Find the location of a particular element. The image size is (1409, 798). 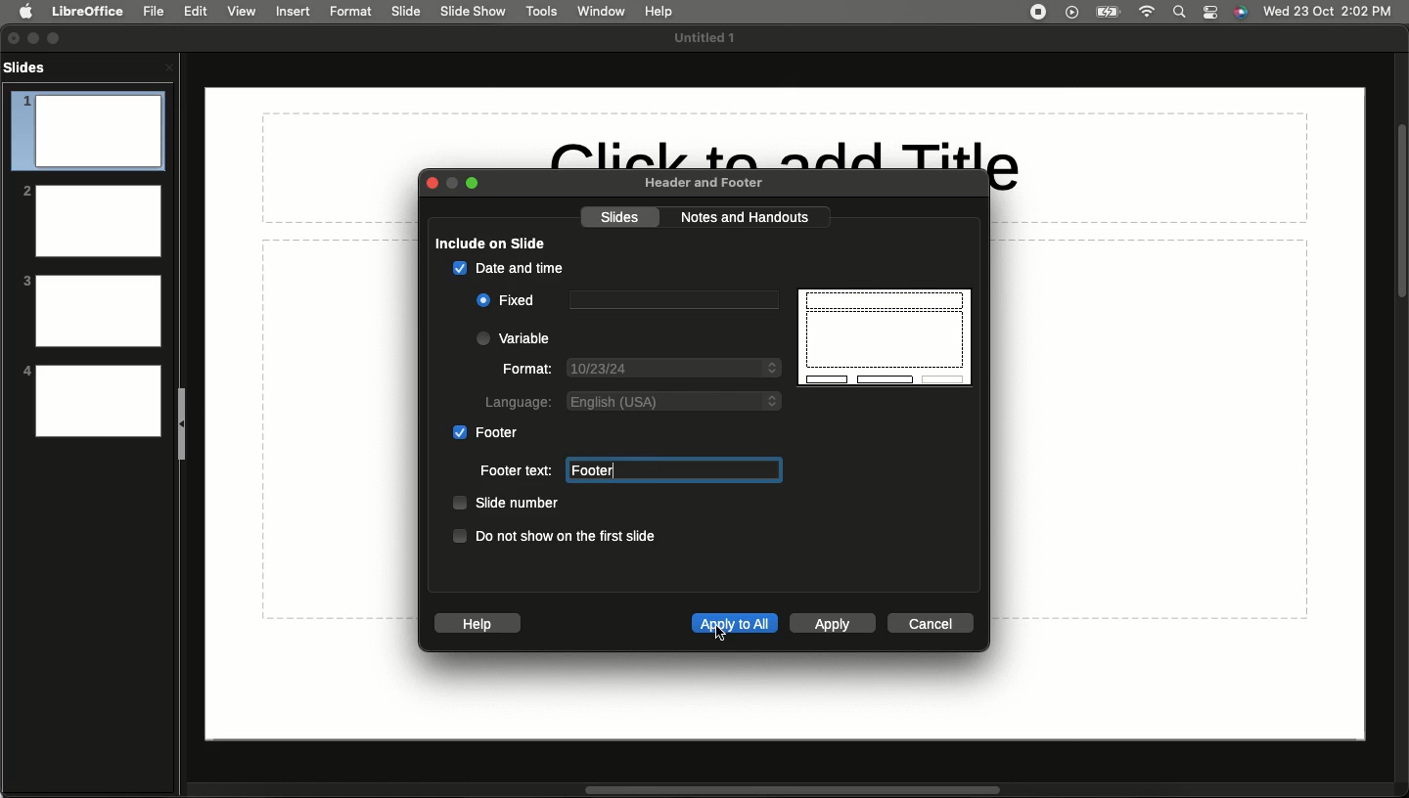

Apple logo is located at coordinates (26, 12).